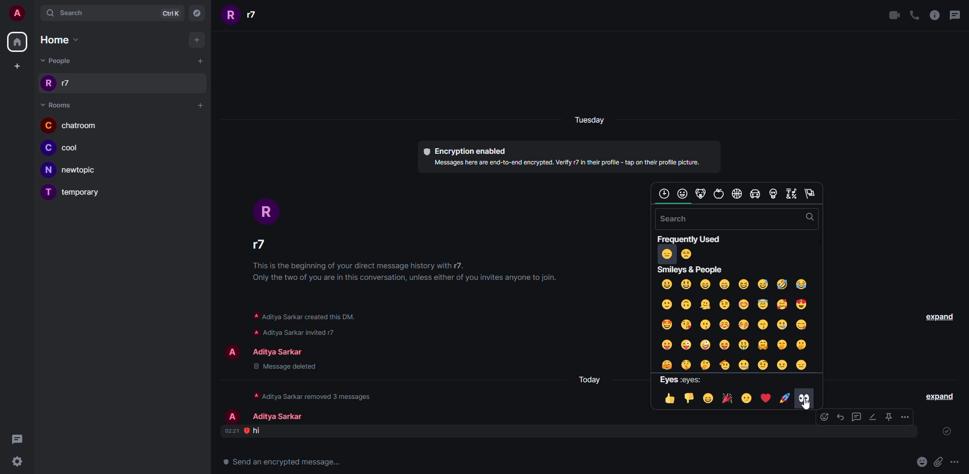 Image resolution: width=969 pixels, height=474 pixels. I want to click on threads, so click(957, 14).